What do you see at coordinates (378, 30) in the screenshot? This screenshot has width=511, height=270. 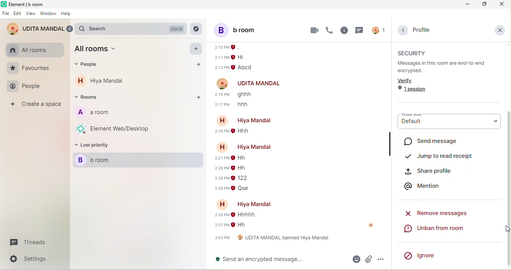 I see `account` at bounding box center [378, 30].